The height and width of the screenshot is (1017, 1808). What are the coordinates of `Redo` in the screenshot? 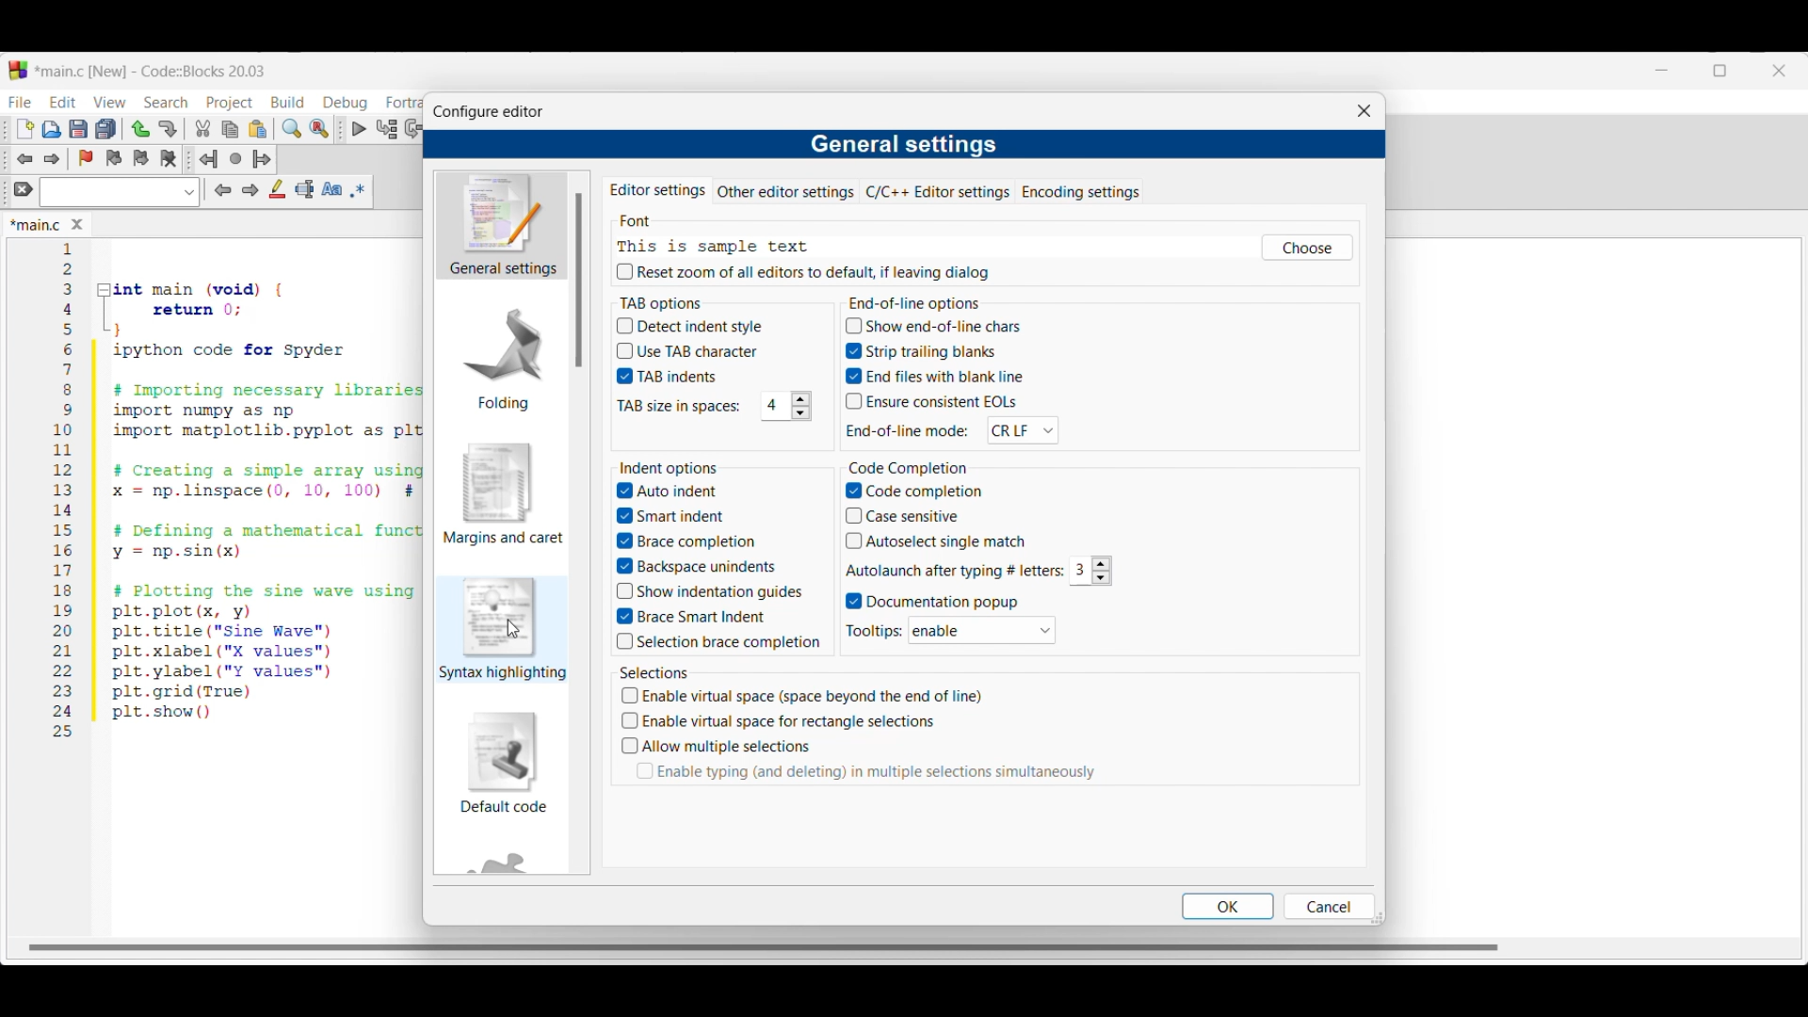 It's located at (168, 129).